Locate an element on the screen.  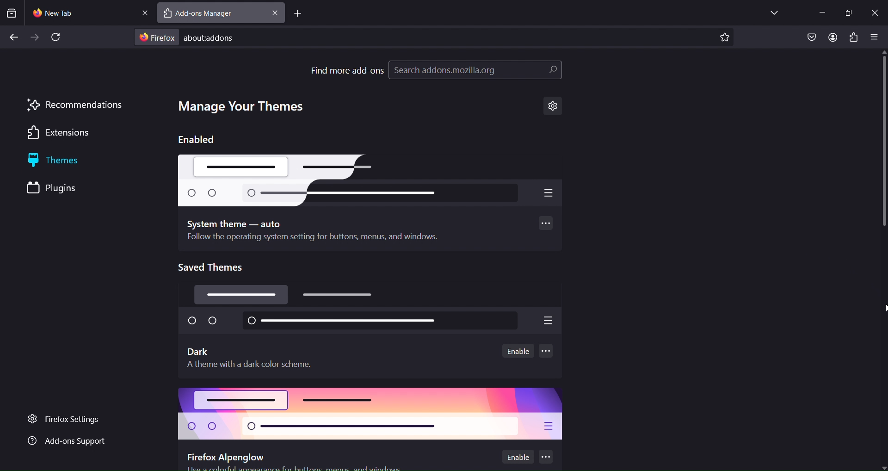
... is located at coordinates (549, 224).